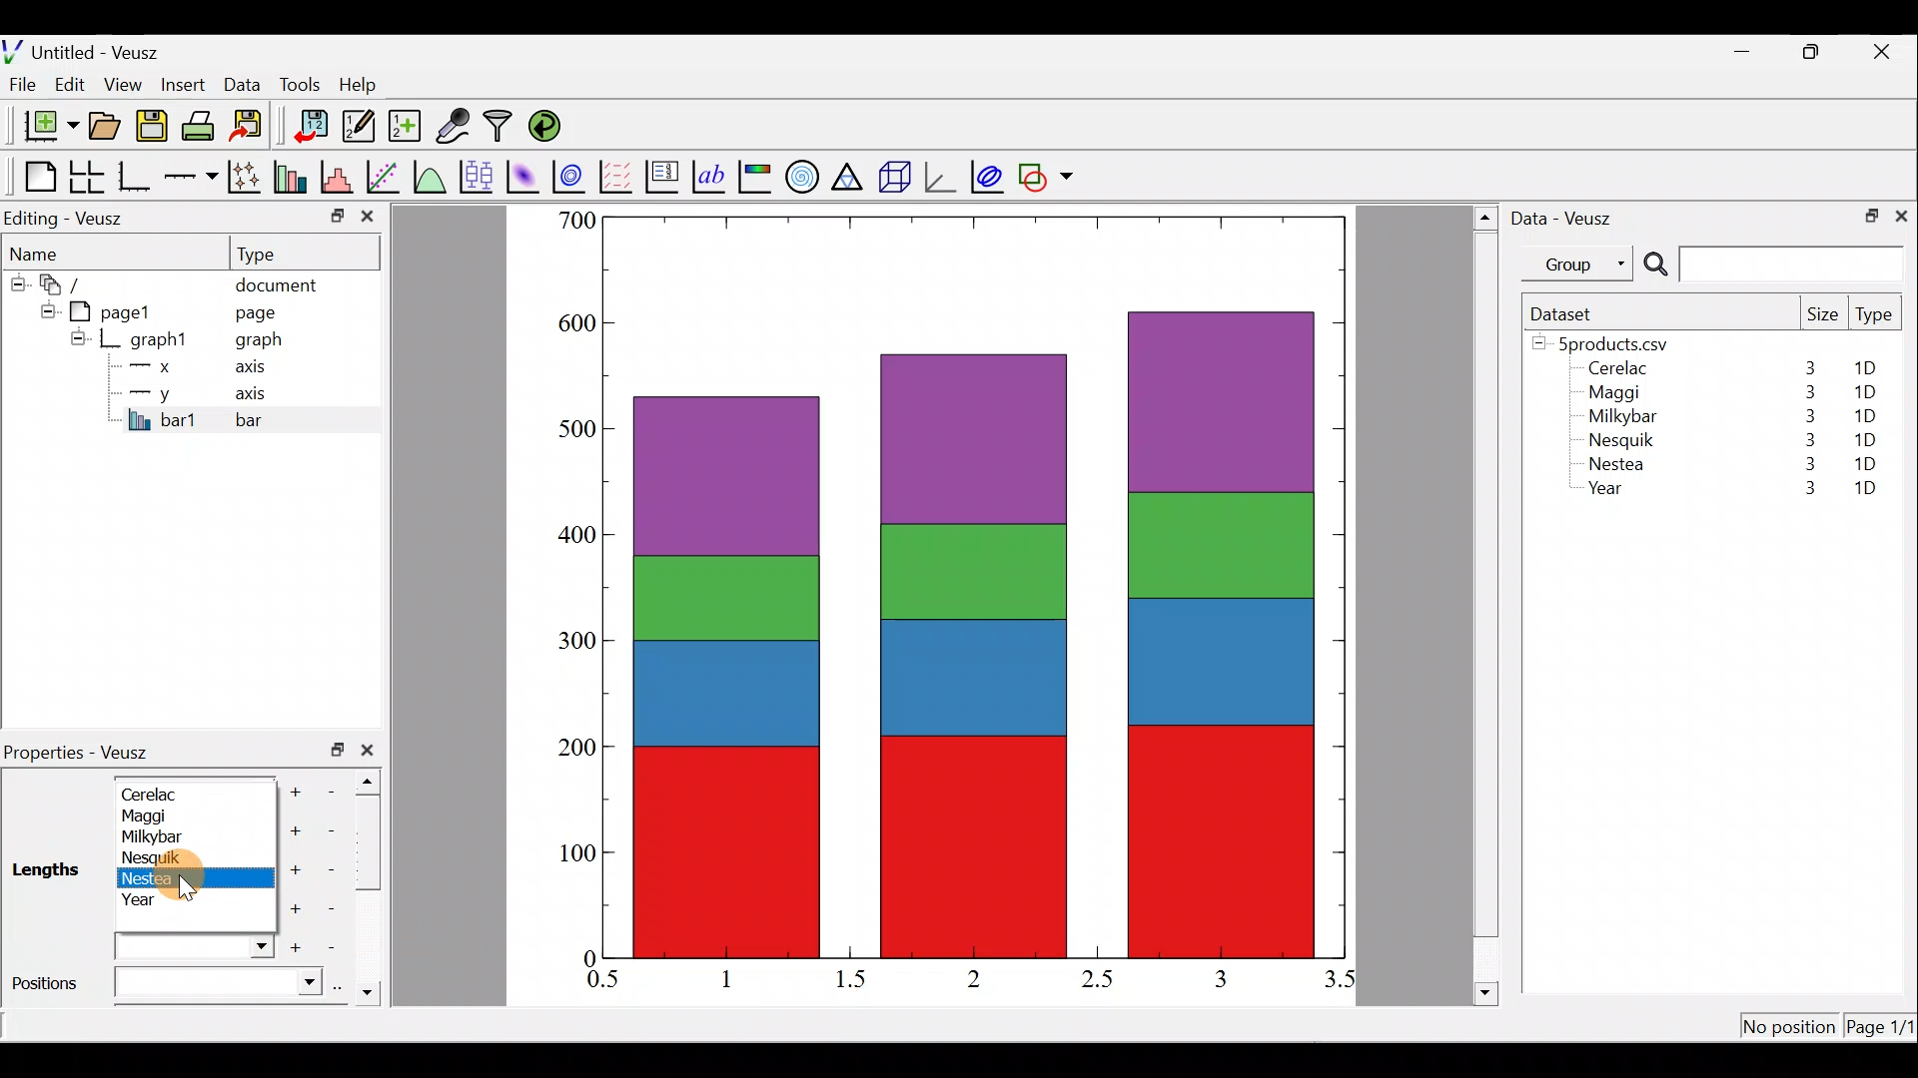  Describe the element at coordinates (48, 870) in the screenshot. I see `Lengths` at that location.